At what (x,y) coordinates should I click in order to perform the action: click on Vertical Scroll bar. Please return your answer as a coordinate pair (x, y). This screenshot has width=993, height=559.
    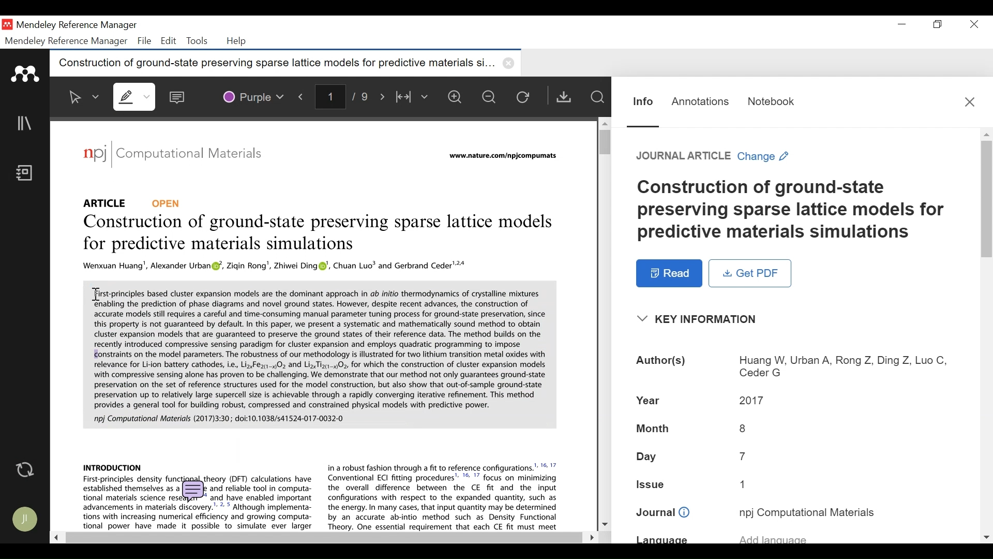
    Looking at the image, I should click on (987, 198).